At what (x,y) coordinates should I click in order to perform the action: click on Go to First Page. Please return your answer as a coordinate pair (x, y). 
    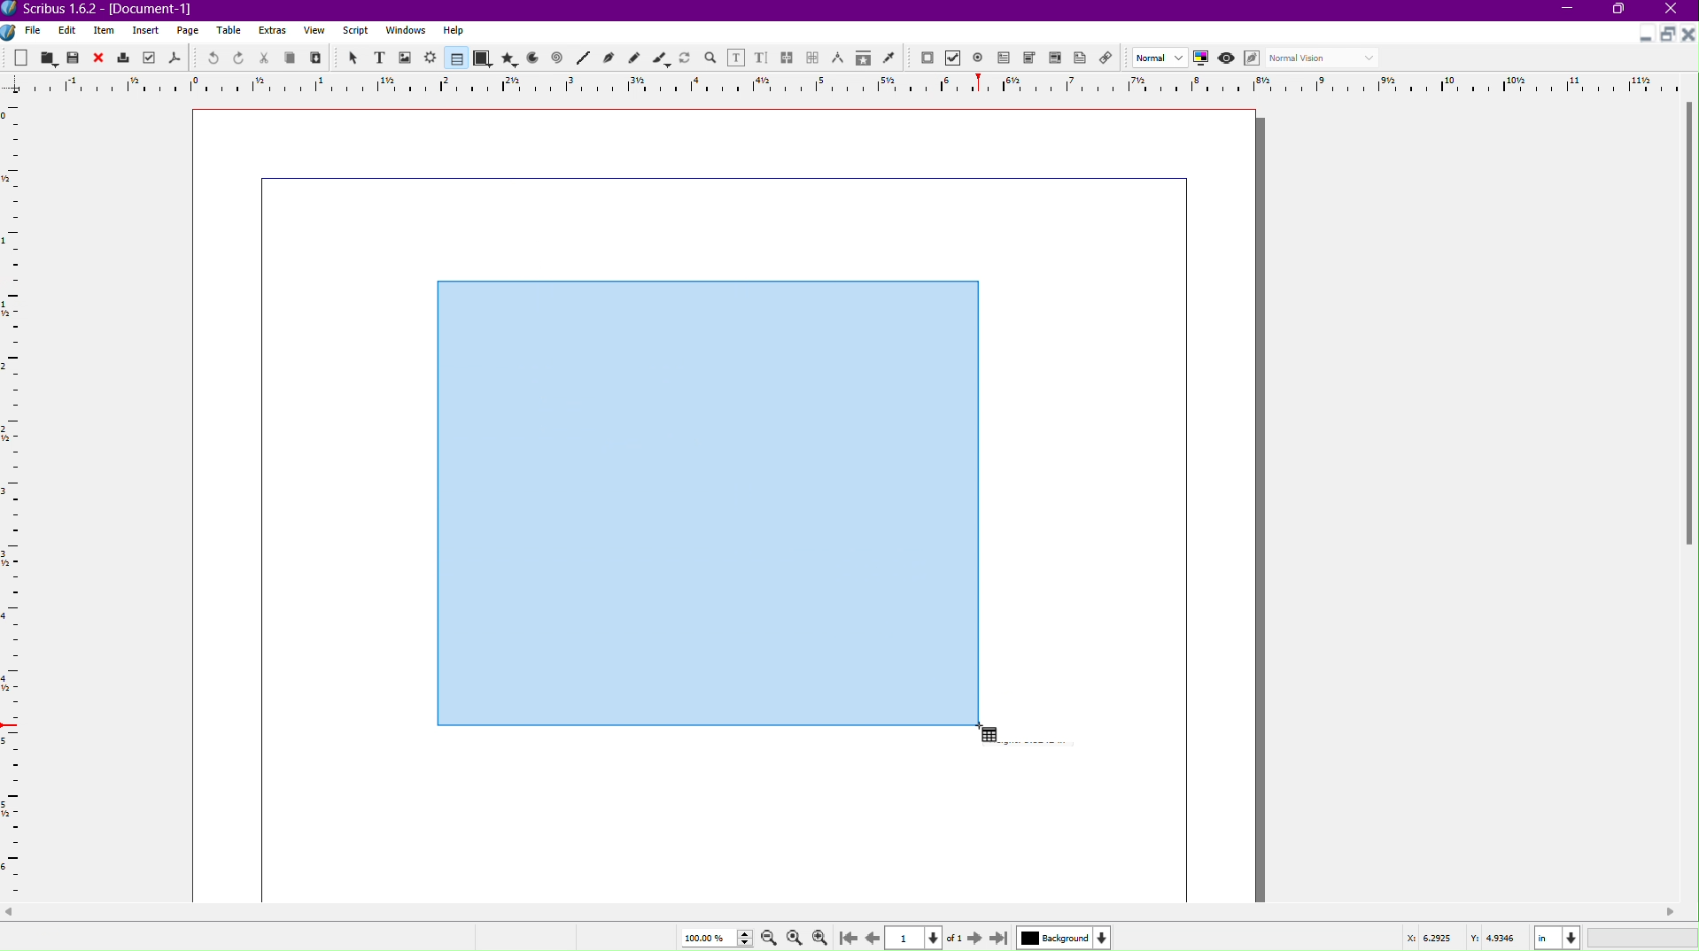
    Looking at the image, I should click on (851, 937).